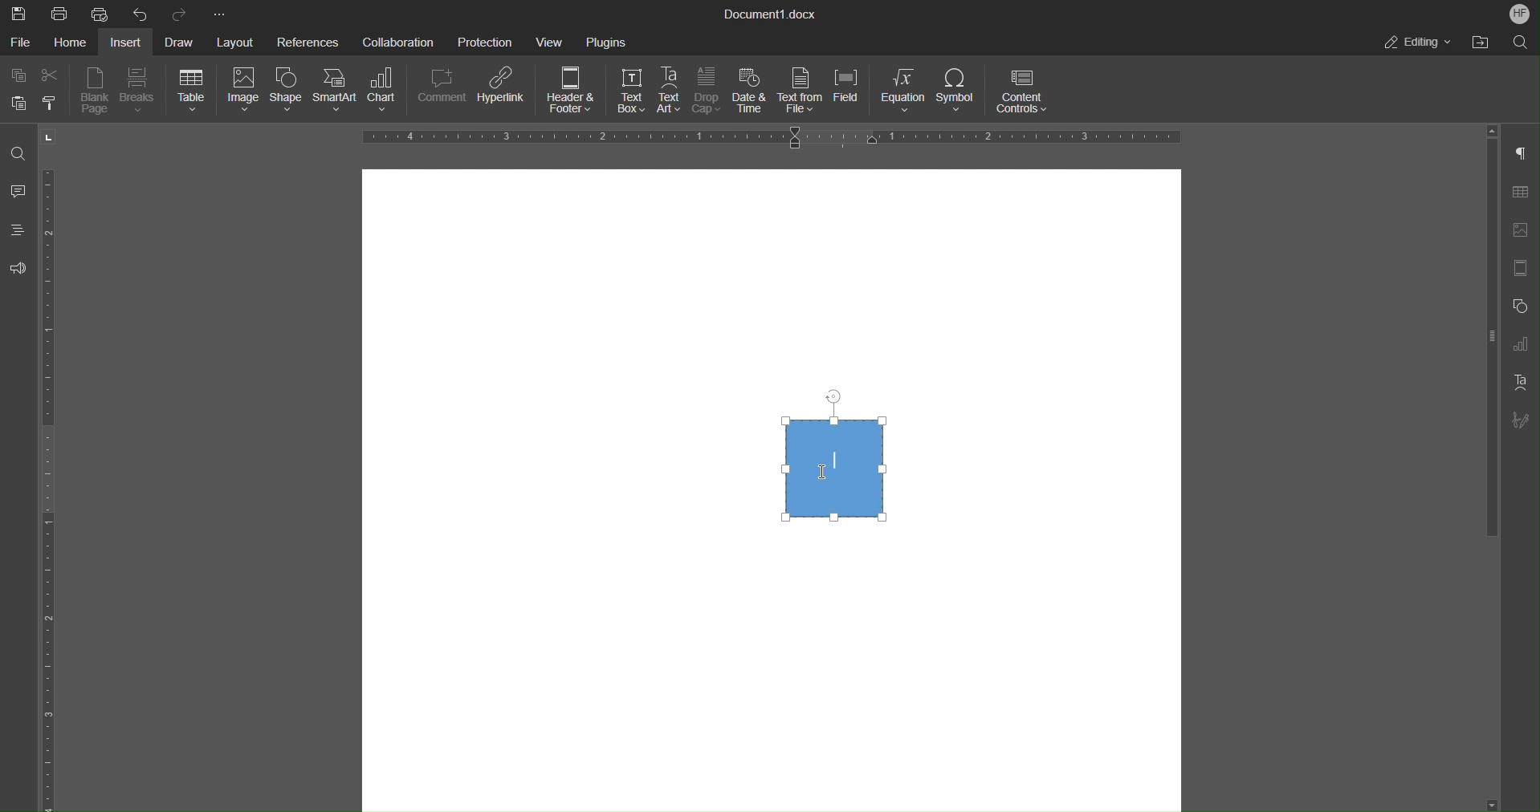  I want to click on Text Art, so click(670, 91).